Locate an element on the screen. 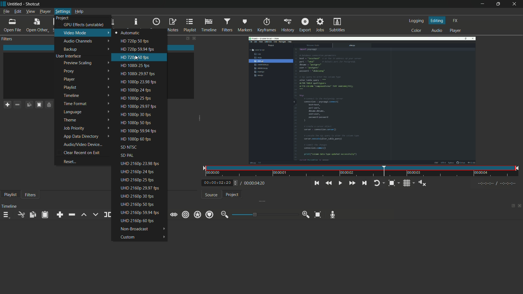 The height and width of the screenshot is (294, 523). change layout is located at coordinates (511, 206).